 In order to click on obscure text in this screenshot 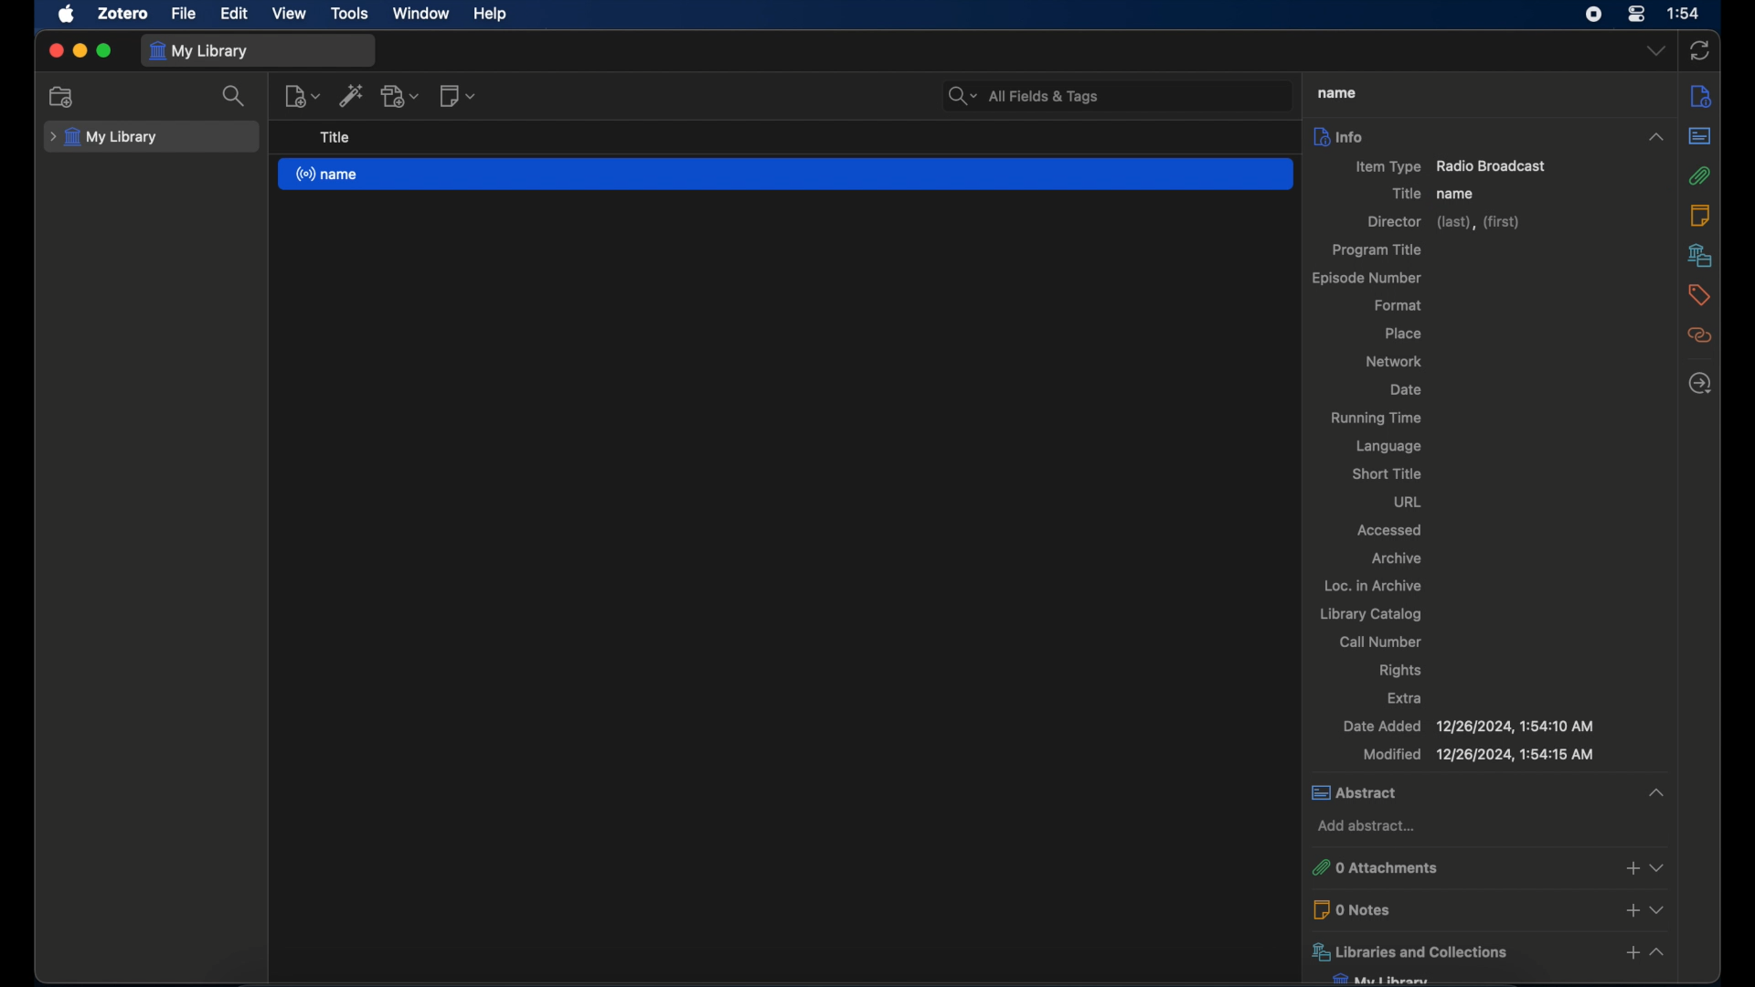, I will do `click(1388, 978)`.